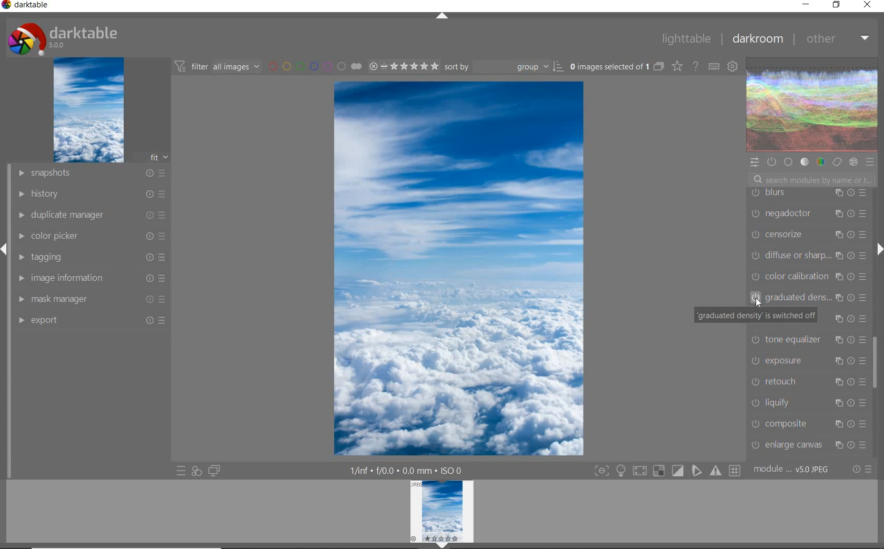 The height and width of the screenshot is (549, 884). Describe the element at coordinates (459, 268) in the screenshot. I see `SELECTED IMAGE` at that location.